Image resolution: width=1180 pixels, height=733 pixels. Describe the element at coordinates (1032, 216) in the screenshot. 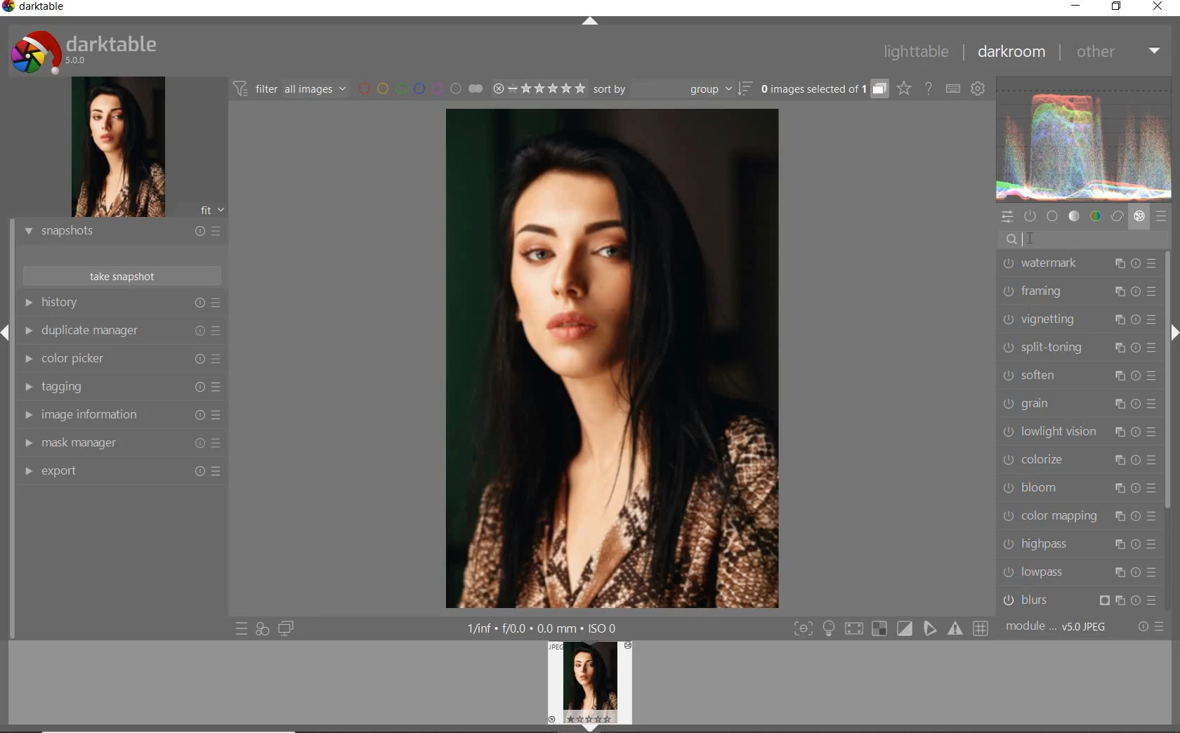

I see `show only active modules` at that location.